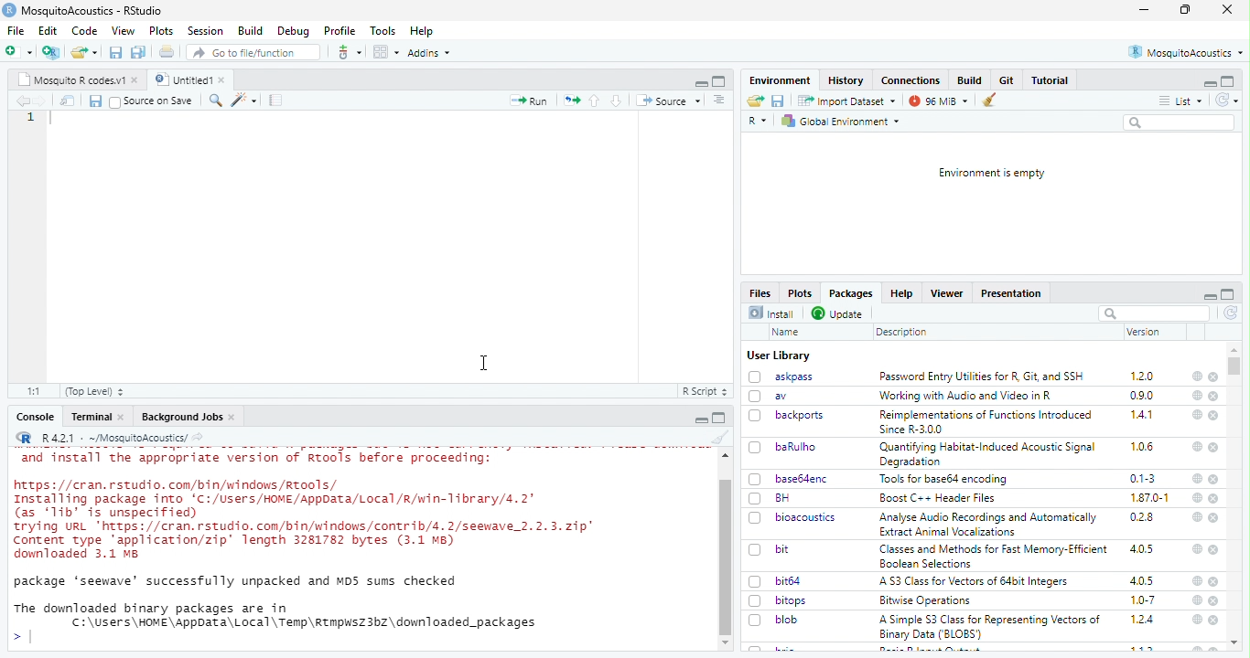  What do you see at coordinates (423, 32) in the screenshot?
I see `Help` at bounding box center [423, 32].